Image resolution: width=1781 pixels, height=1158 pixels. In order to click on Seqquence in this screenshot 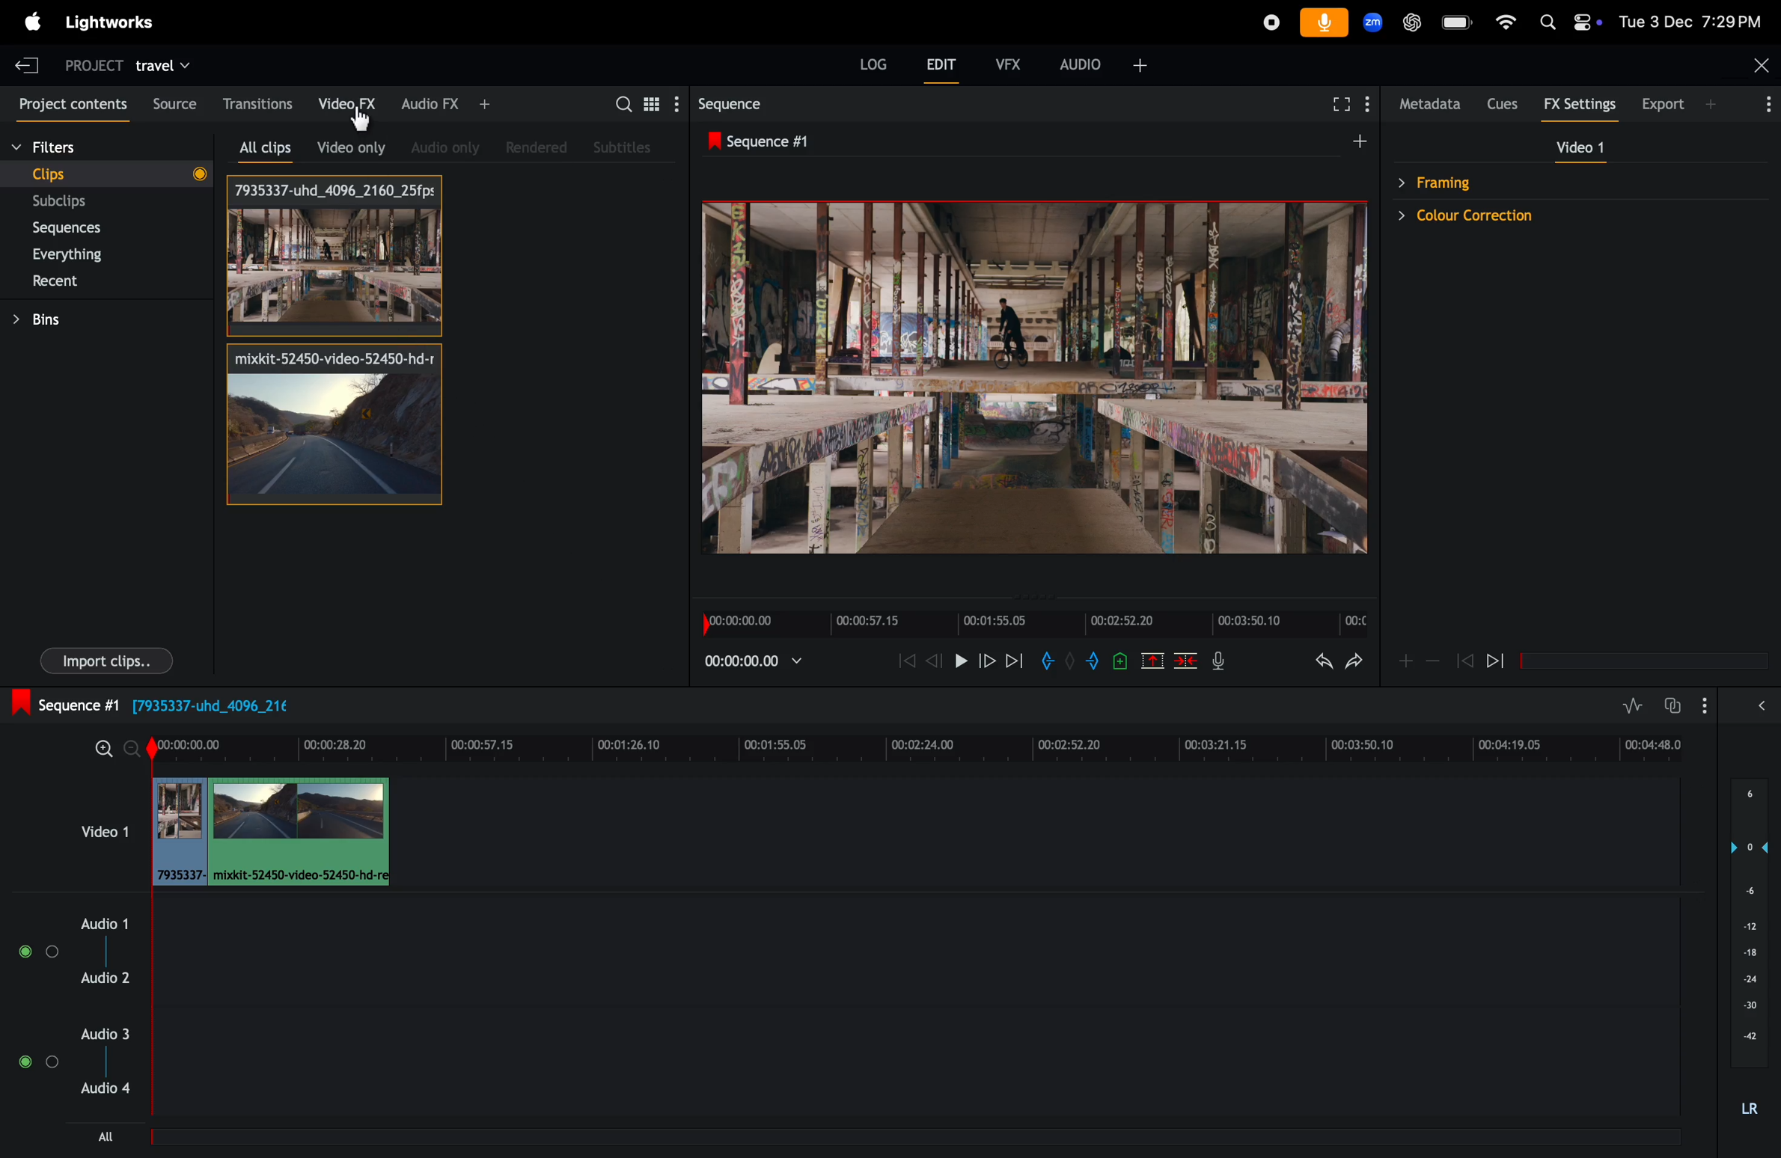, I will do `click(748, 105)`.